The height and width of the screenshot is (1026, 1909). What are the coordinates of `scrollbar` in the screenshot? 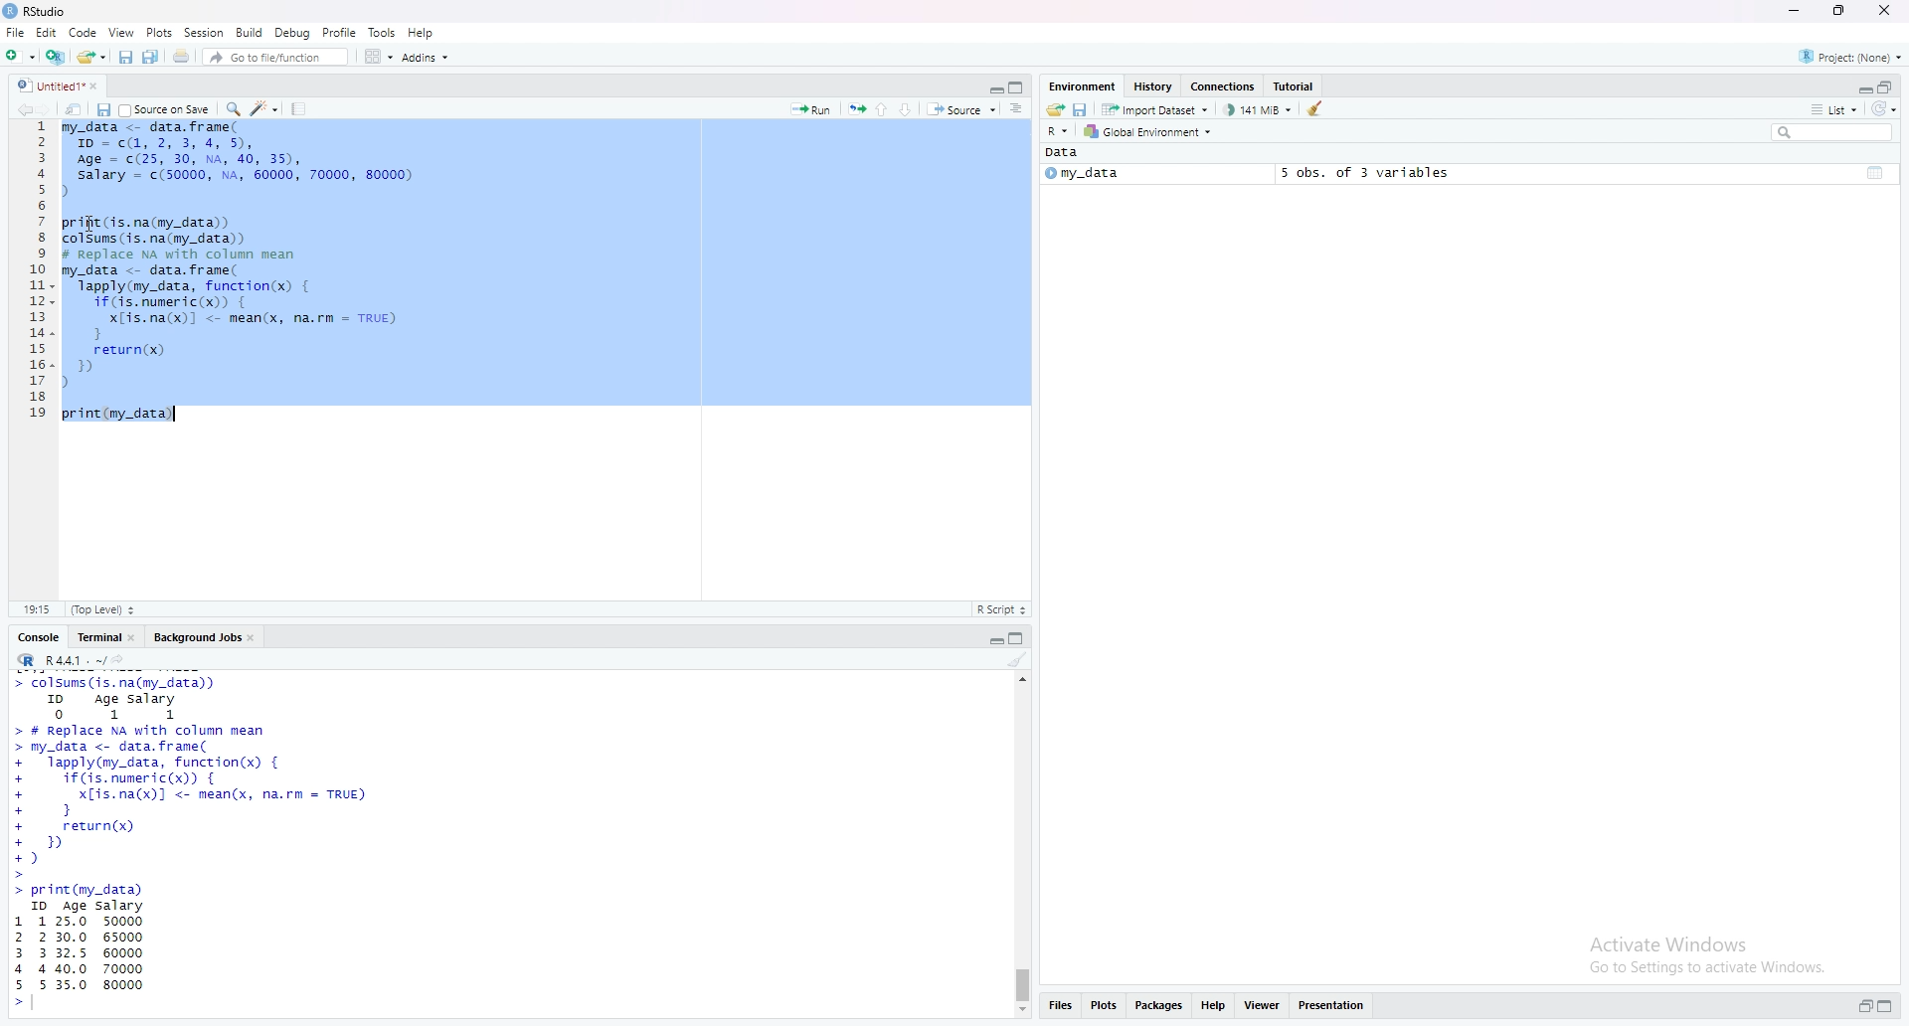 It's located at (1022, 845).